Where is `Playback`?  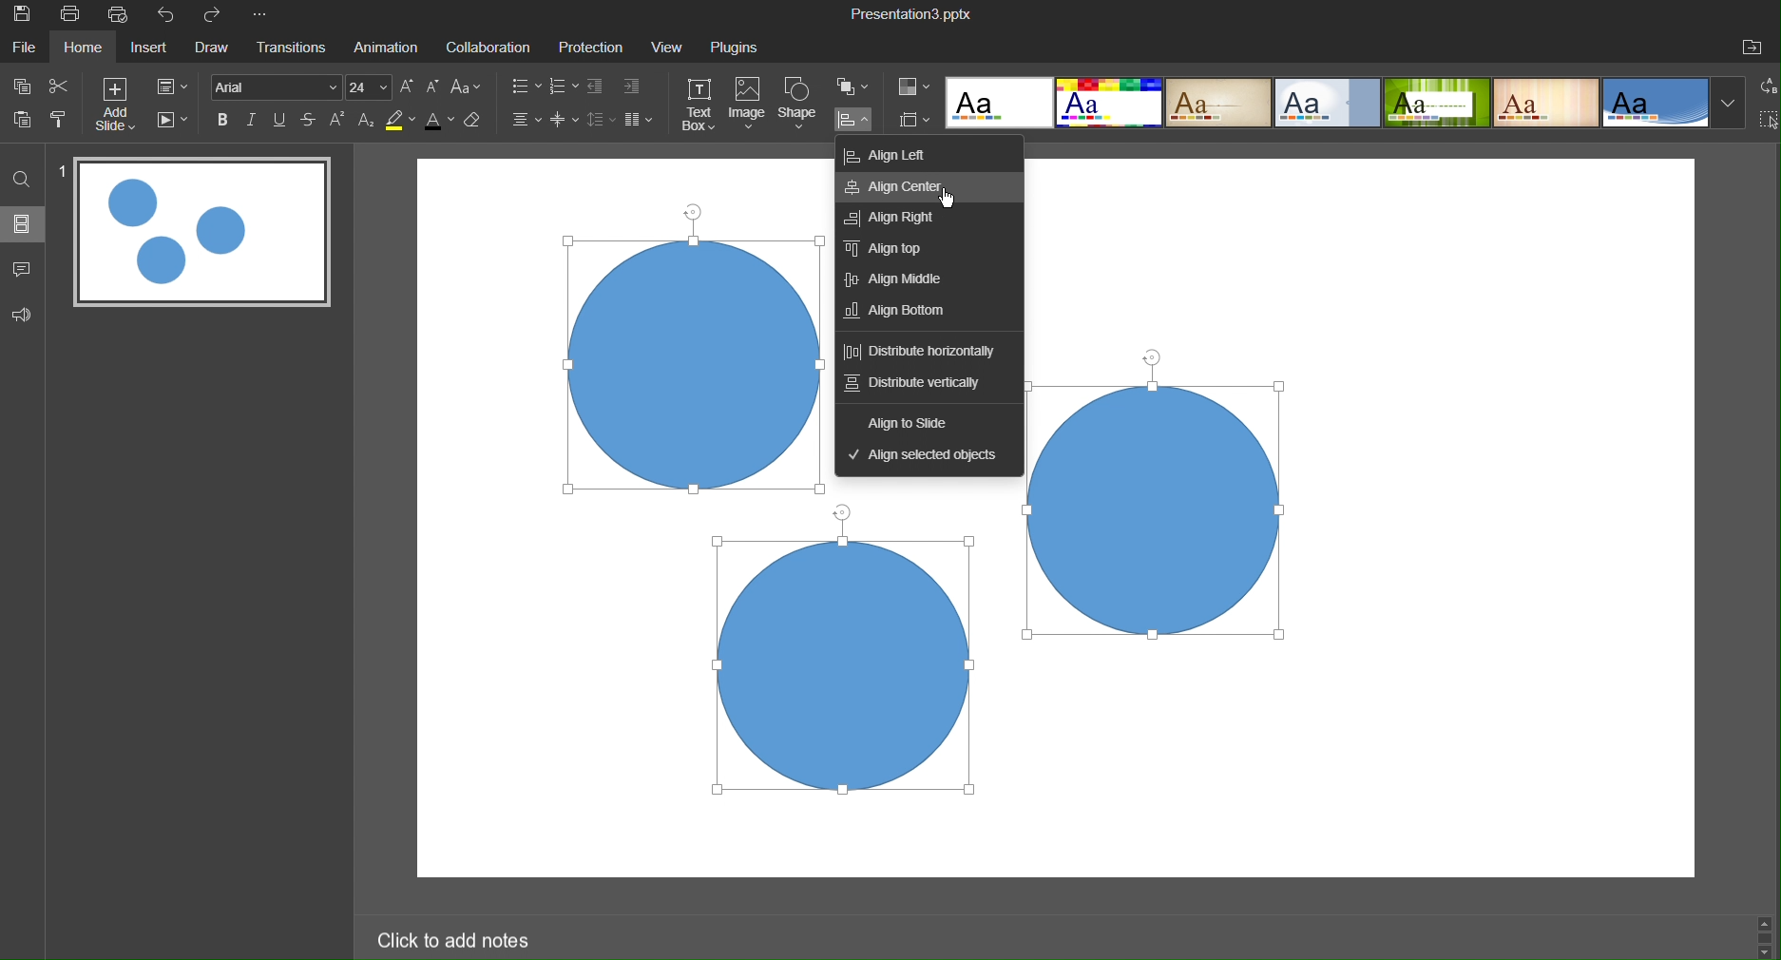
Playback is located at coordinates (175, 123).